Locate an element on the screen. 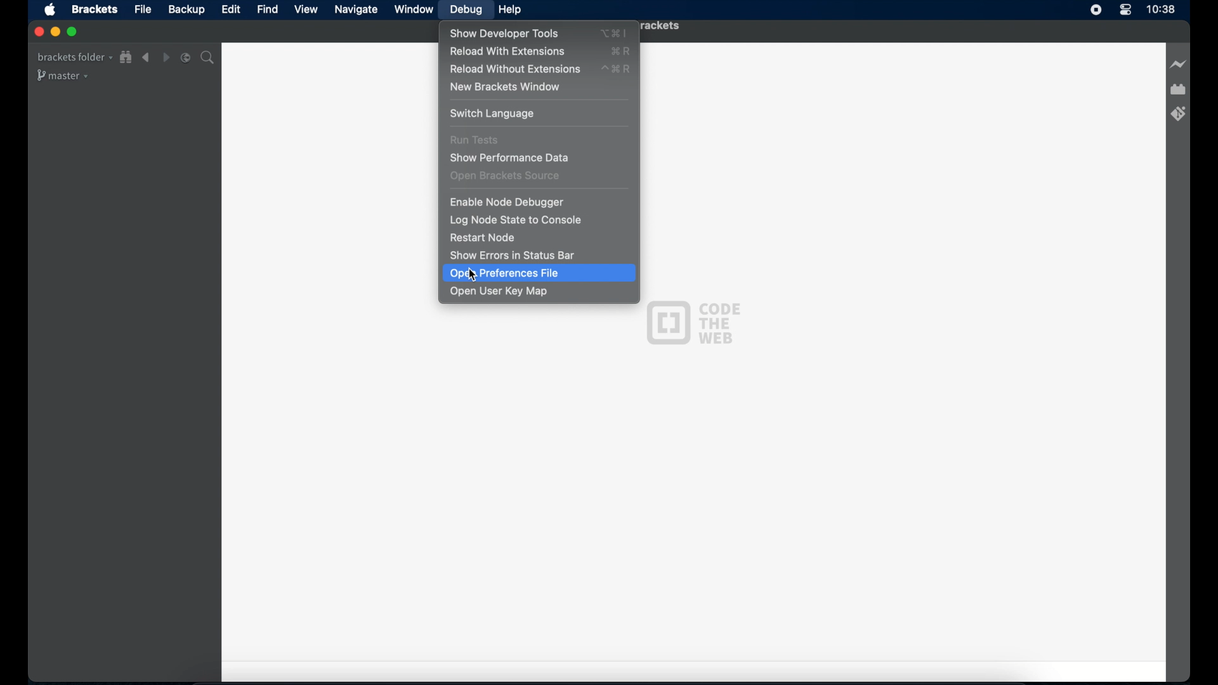 The image size is (1218, 685). apple icon is located at coordinates (51, 10).